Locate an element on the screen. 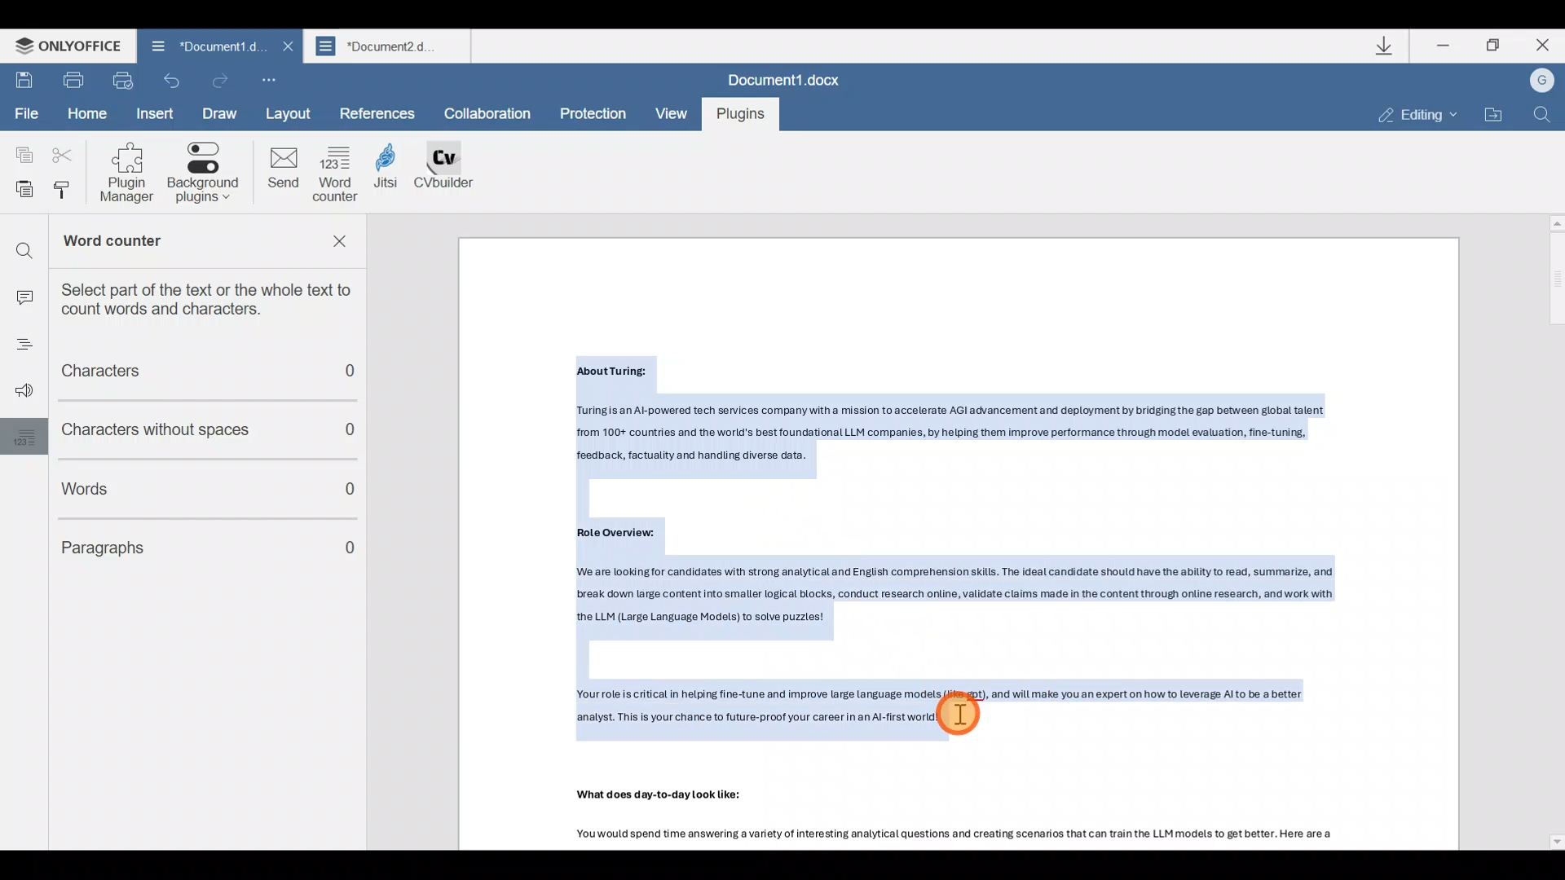 This screenshot has width=1565, height=880. Home is located at coordinates (86, 112).